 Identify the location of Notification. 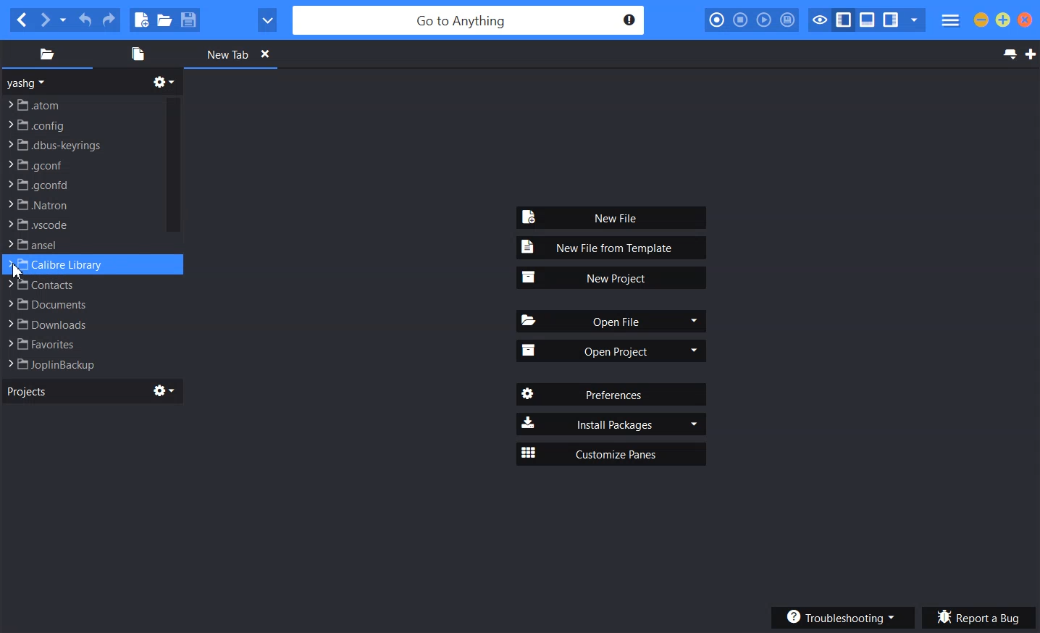
(629, 20).